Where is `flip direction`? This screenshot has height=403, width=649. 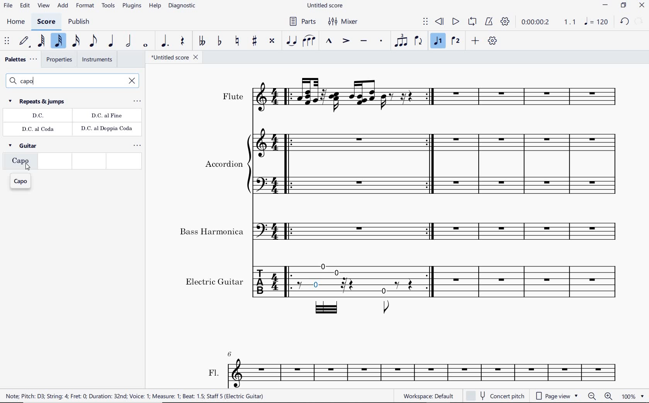 flip direction is located at coordinates (419, 41).